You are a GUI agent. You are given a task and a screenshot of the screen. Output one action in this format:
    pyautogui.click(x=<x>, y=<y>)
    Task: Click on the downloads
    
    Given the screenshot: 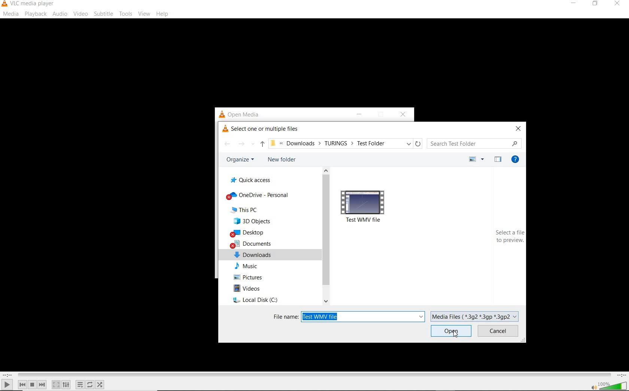 What is the action you would take?
    pyautogui.click(x=255, y=256)
    